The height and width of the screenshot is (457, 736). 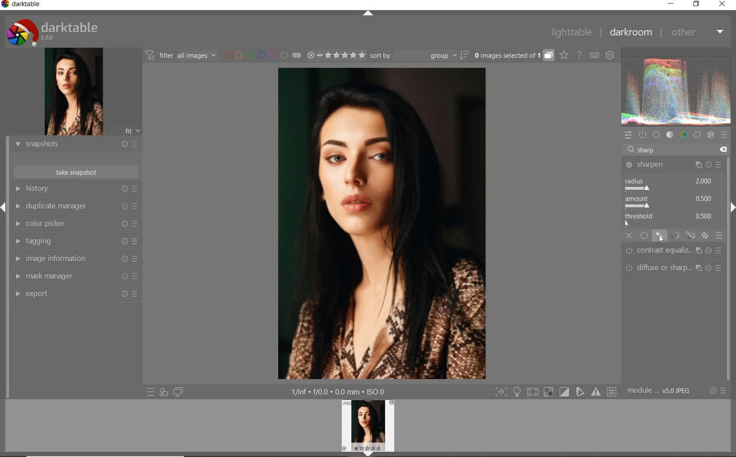 What do you see at coordinates (672, 184) in the screenshot?
I see `radius` at bounding box center [672, 184].